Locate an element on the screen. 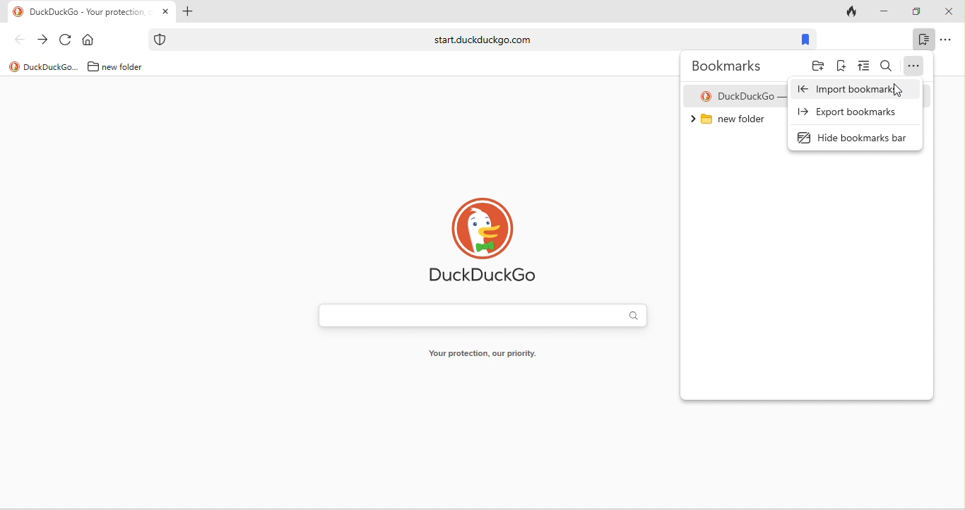  option is located at coordinates (914, 66).